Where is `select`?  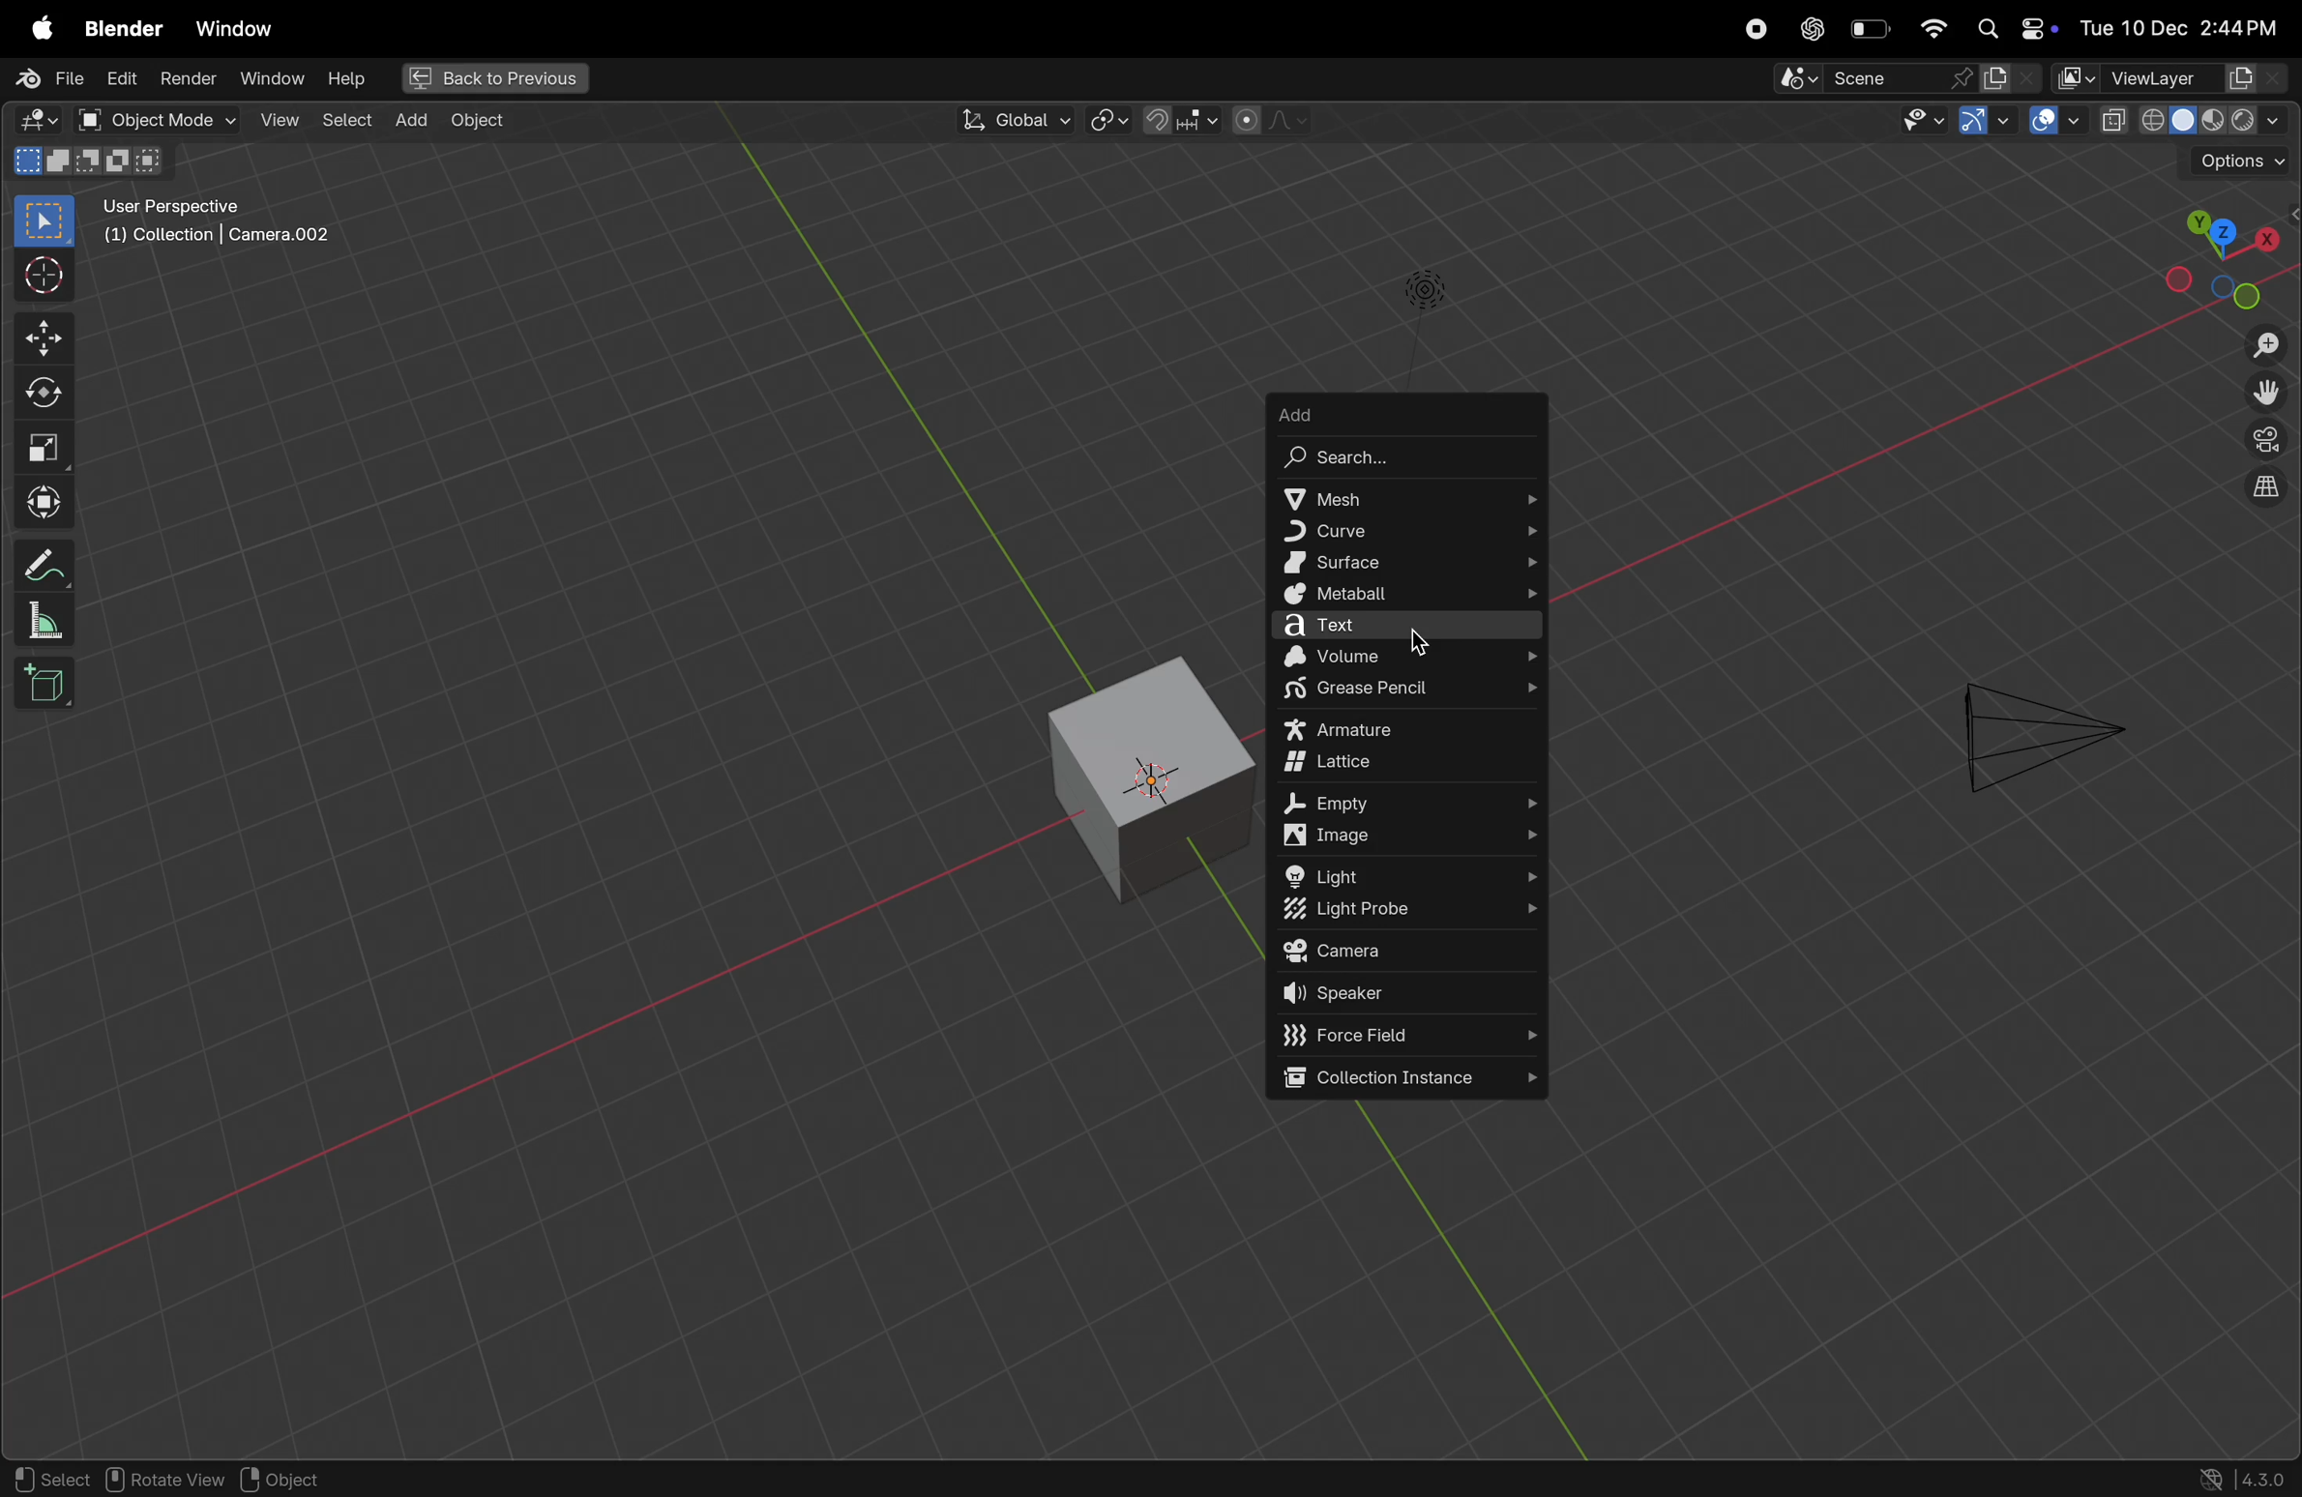
select is located at coordinates (347, 124).